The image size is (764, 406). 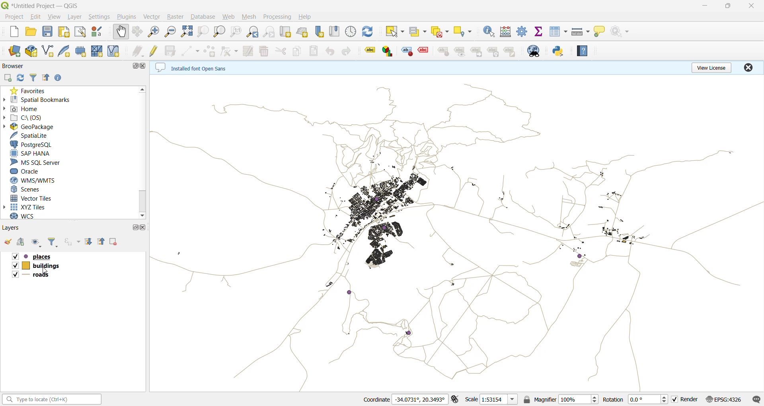 What do you see at coordinates (8, 242) in the screenshot?
I see `open` at bounding box center [8, 242].